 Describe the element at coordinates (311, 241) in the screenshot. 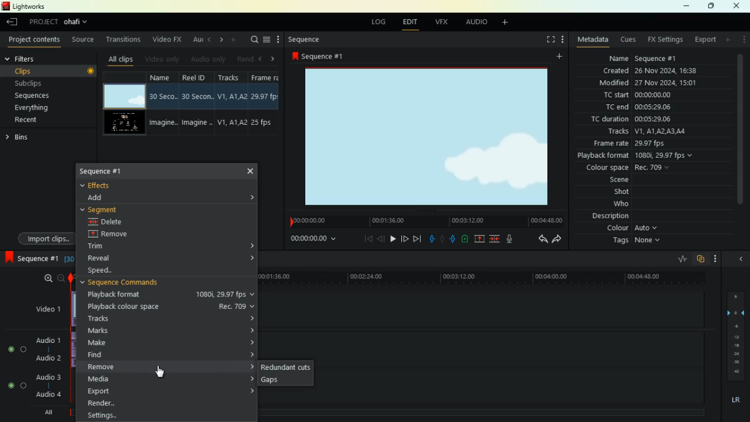

I see `00:00:00:00` at that location.